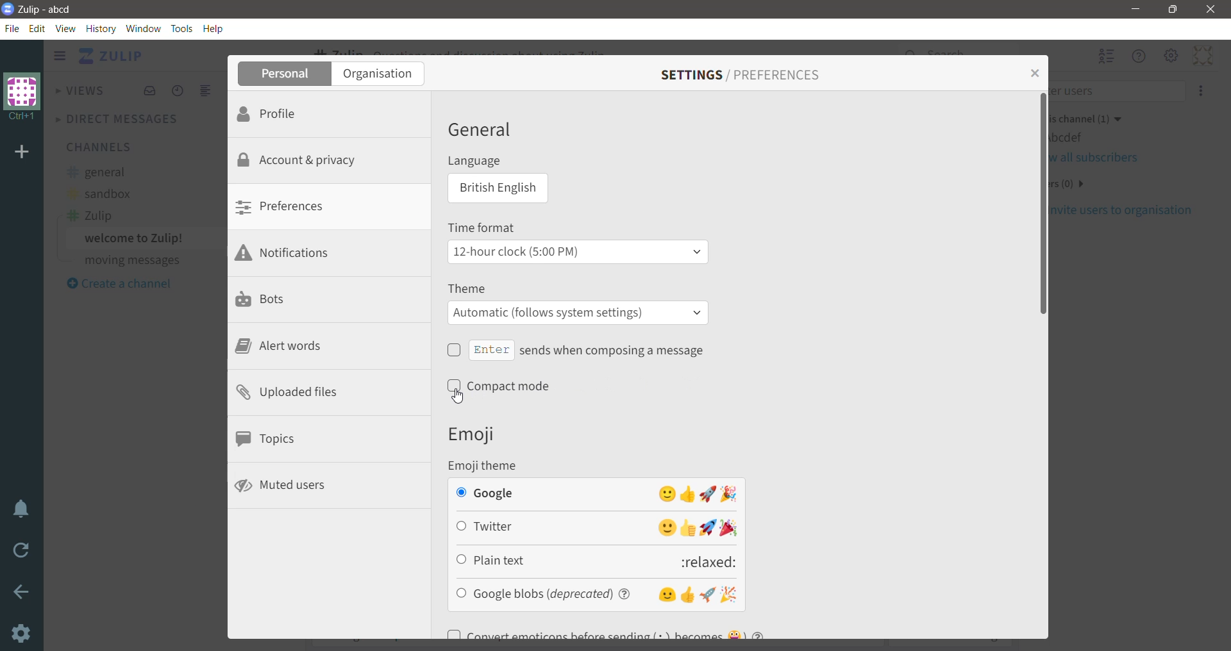  Describe the element at coordinates (66, 28) in the screenshot. I see `View` at that location.